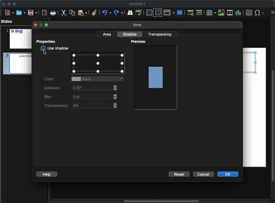  I want to click on Points, so click(98, 64).